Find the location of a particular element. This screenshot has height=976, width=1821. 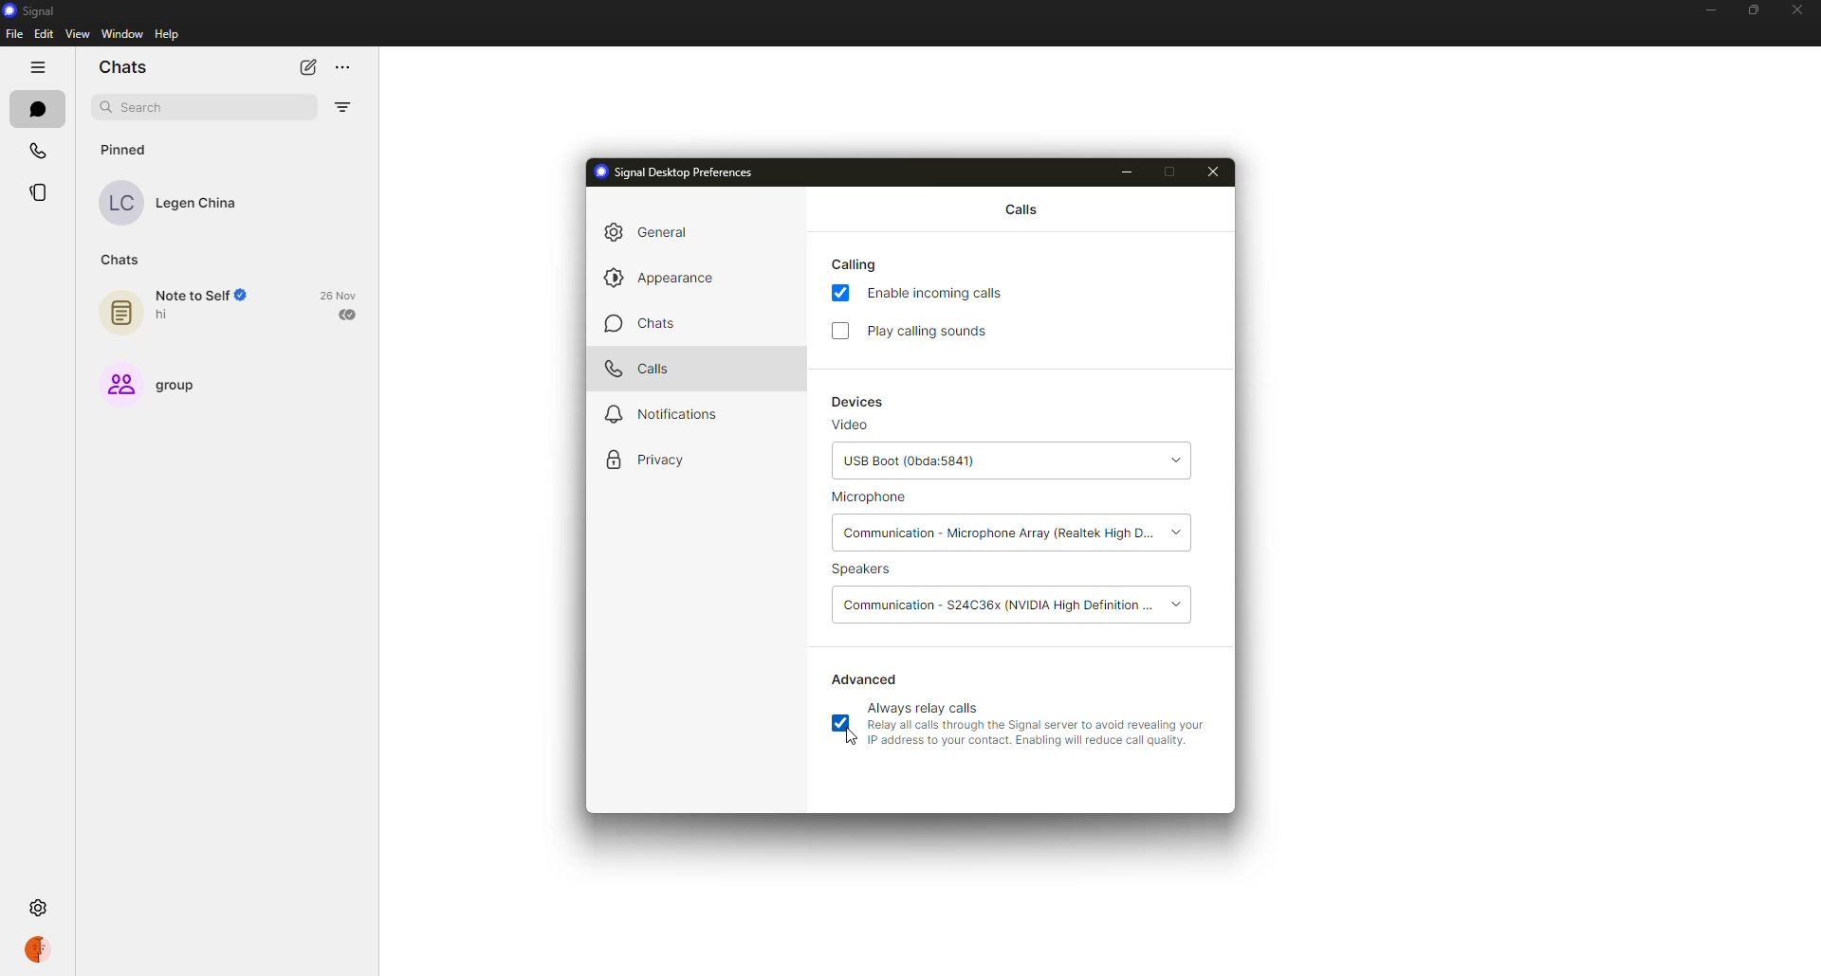

| Communication - $24C36x (NVIDIA High Definition... is located at coordinates (998, 603).